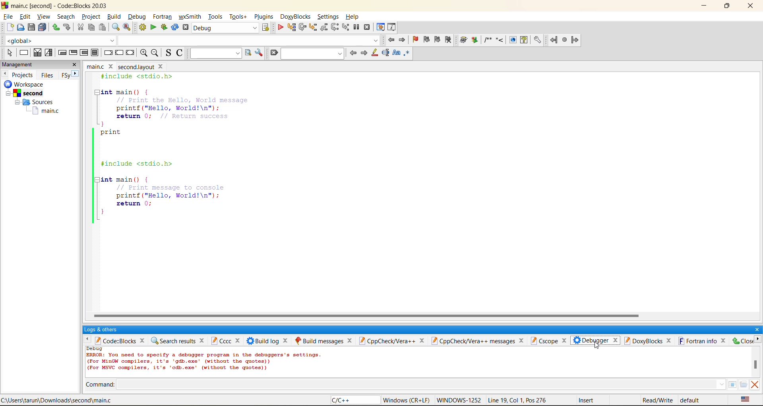  Describe the element at coordinates (145, 53) in the screenshot. I see `zoom in` at that location.